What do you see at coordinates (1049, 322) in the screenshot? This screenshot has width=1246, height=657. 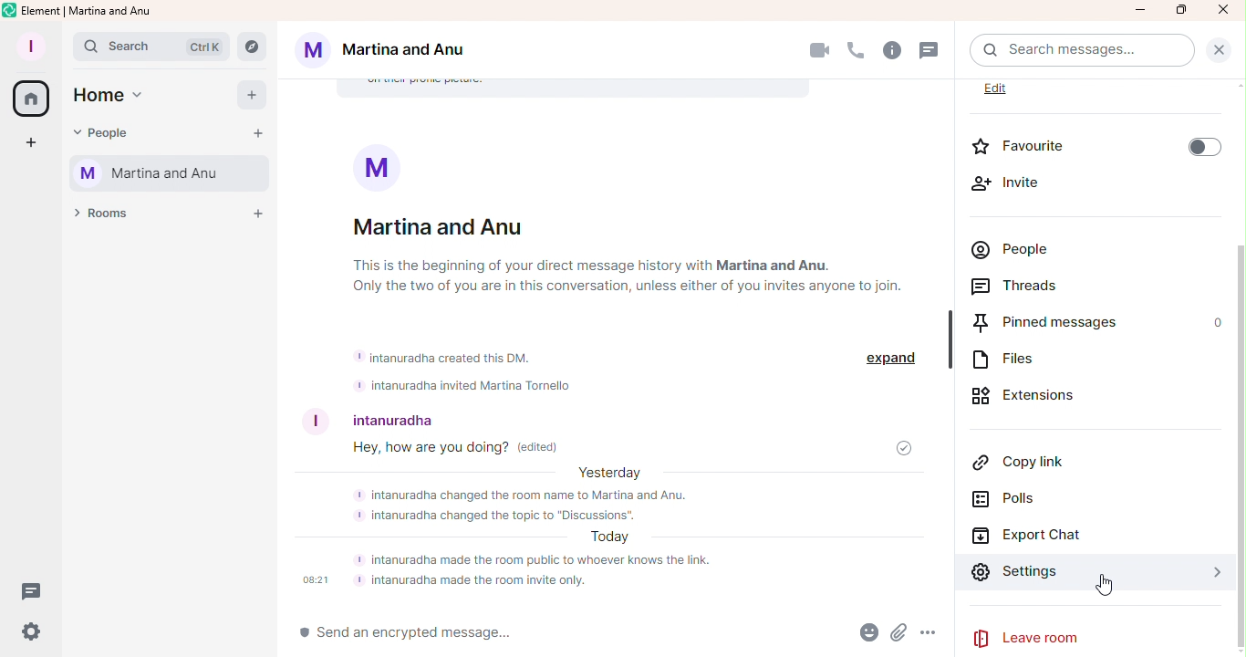 I see `Pinned messages` at bounding box center [1049, 322].